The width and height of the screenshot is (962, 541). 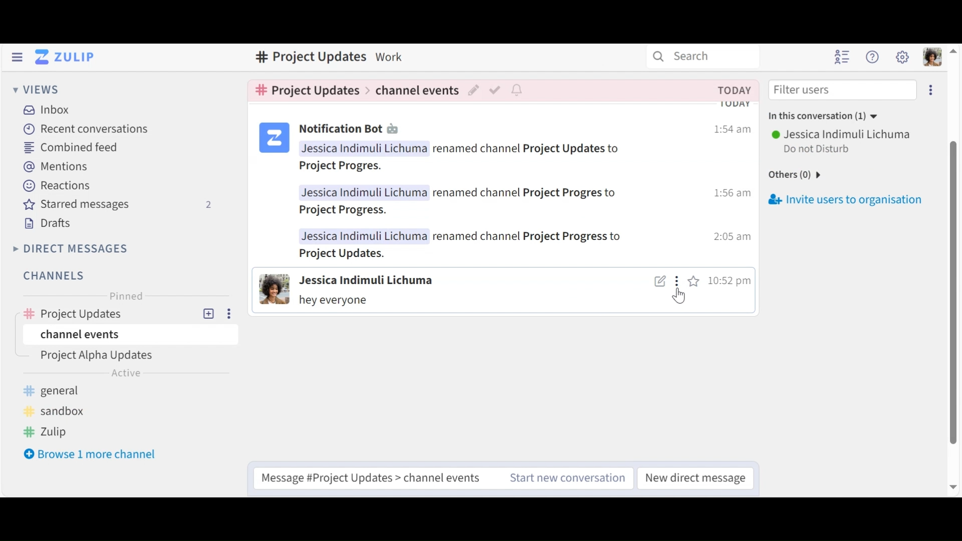 What do you see at coordinates (18, 57) in the screenshot?
I see `Hide Left Sidebar` at bounding box center [18, 57].